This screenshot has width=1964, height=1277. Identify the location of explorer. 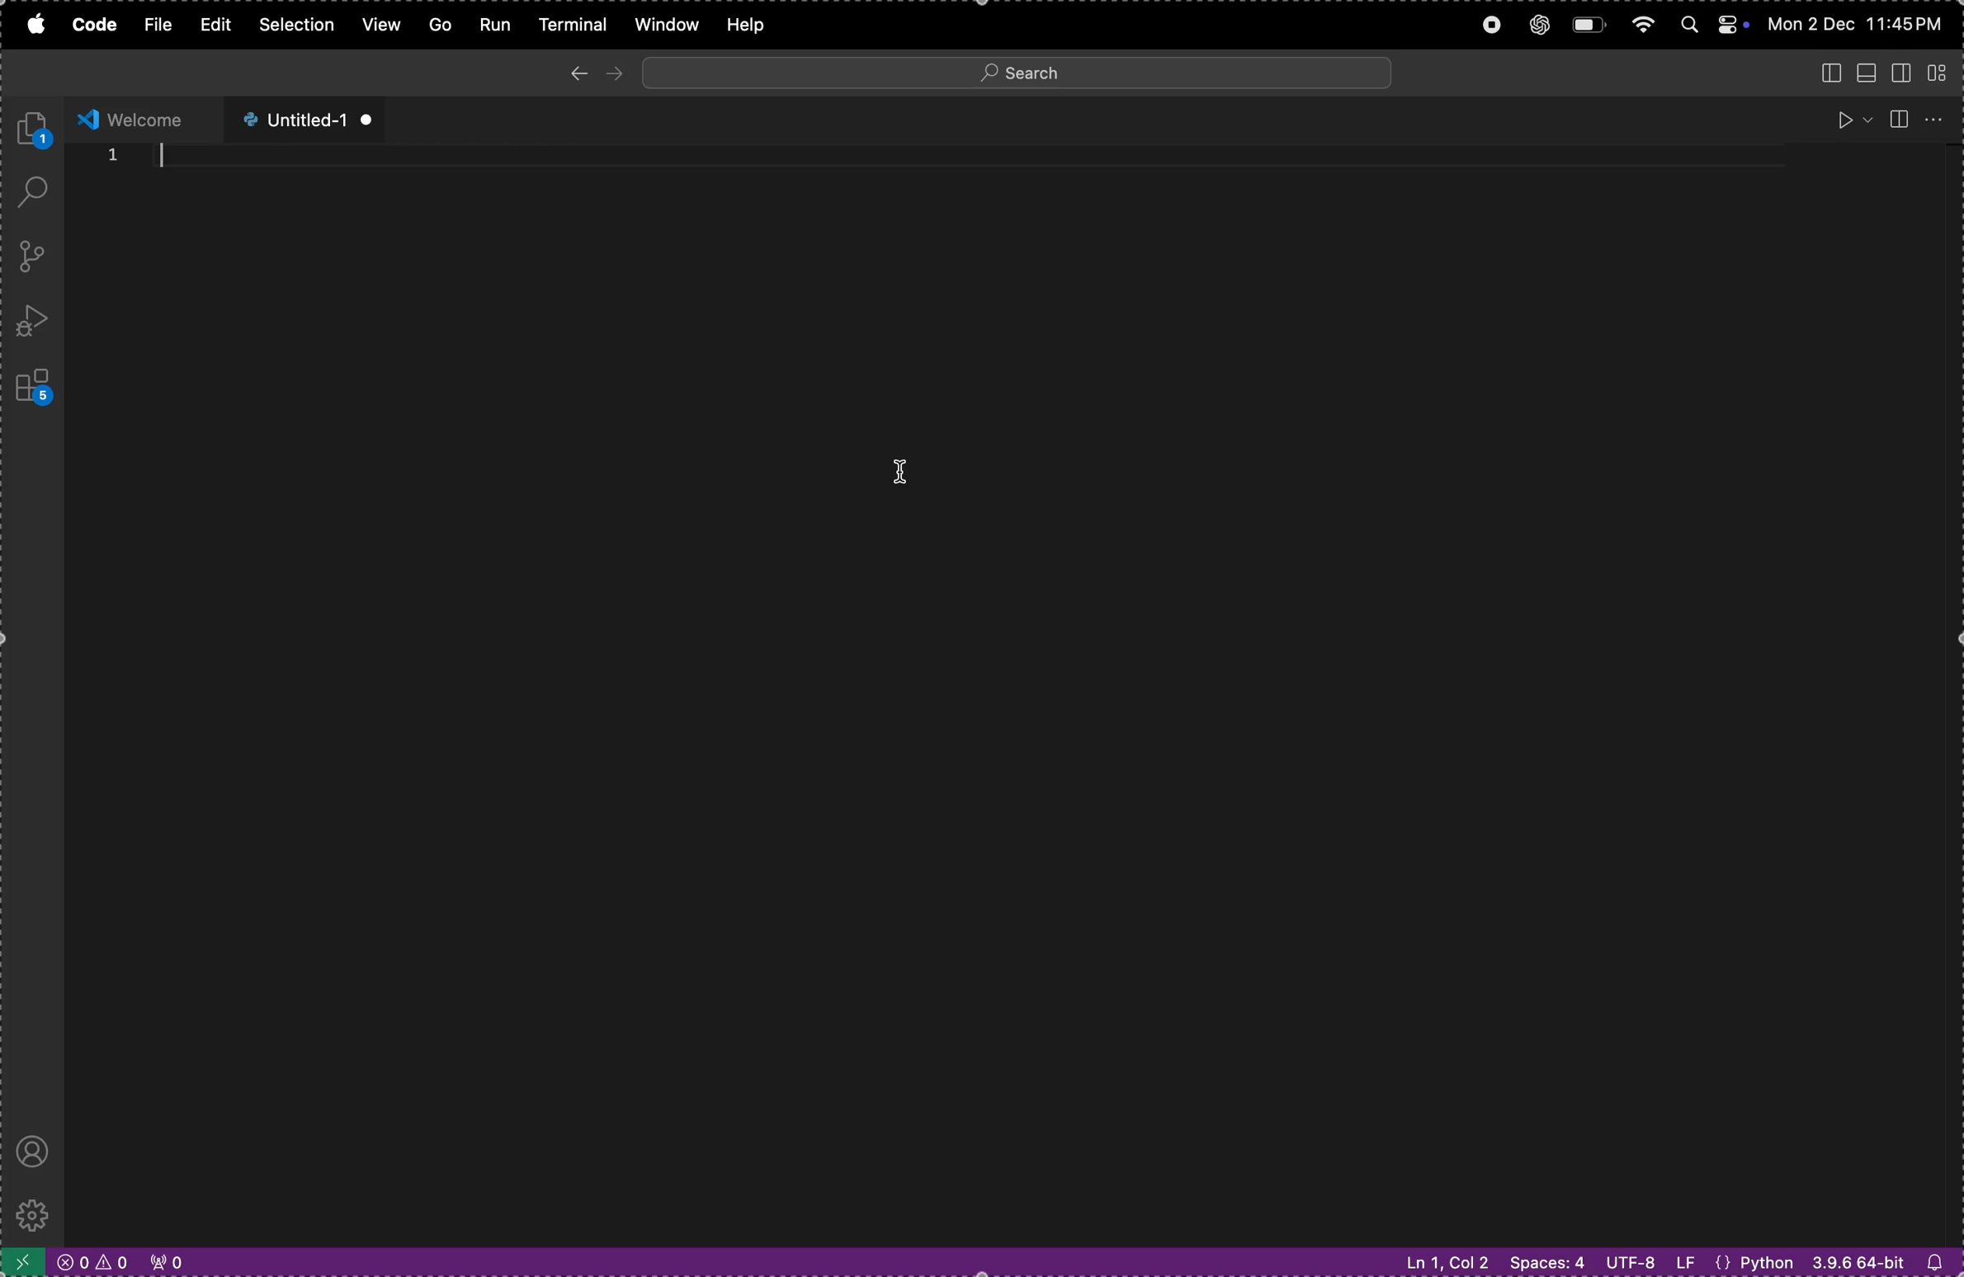
(36, 128).